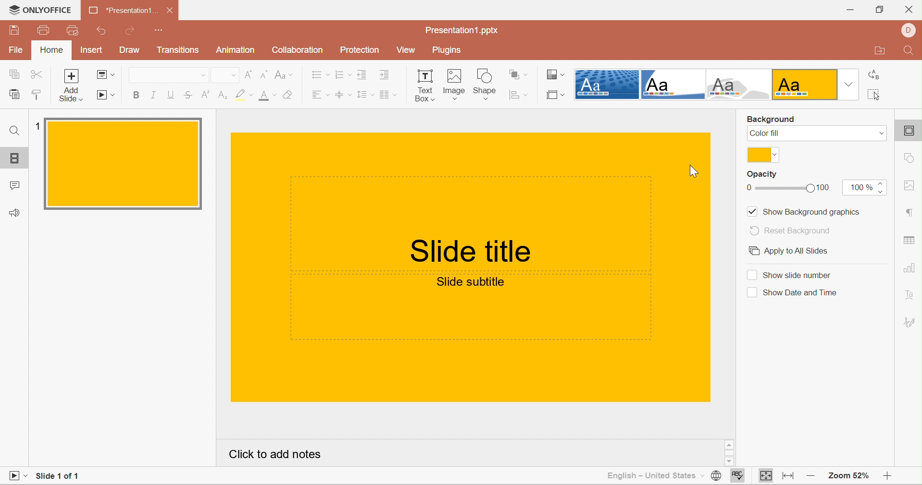 The image size is (922, 485). What do you see at coordinates (263, 74) in the screenshot?
I see `Decrement font size` at bounding box center [263, 74].